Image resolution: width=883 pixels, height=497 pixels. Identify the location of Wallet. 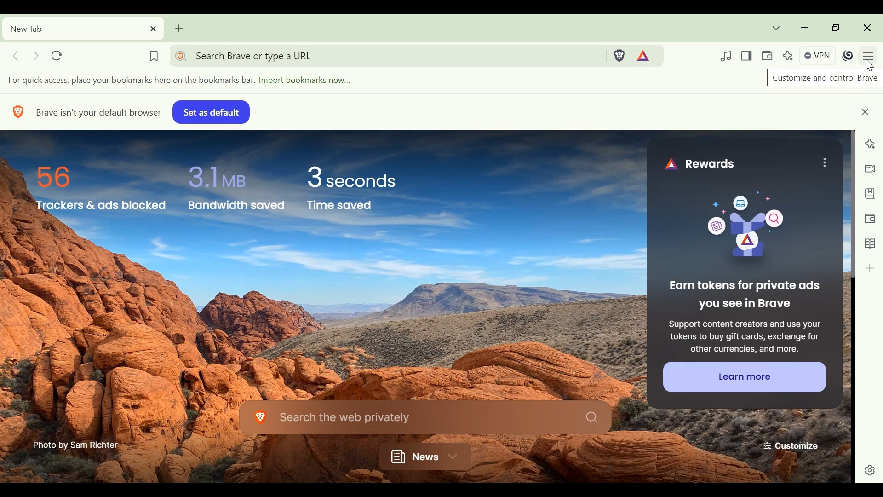
(768, 55).